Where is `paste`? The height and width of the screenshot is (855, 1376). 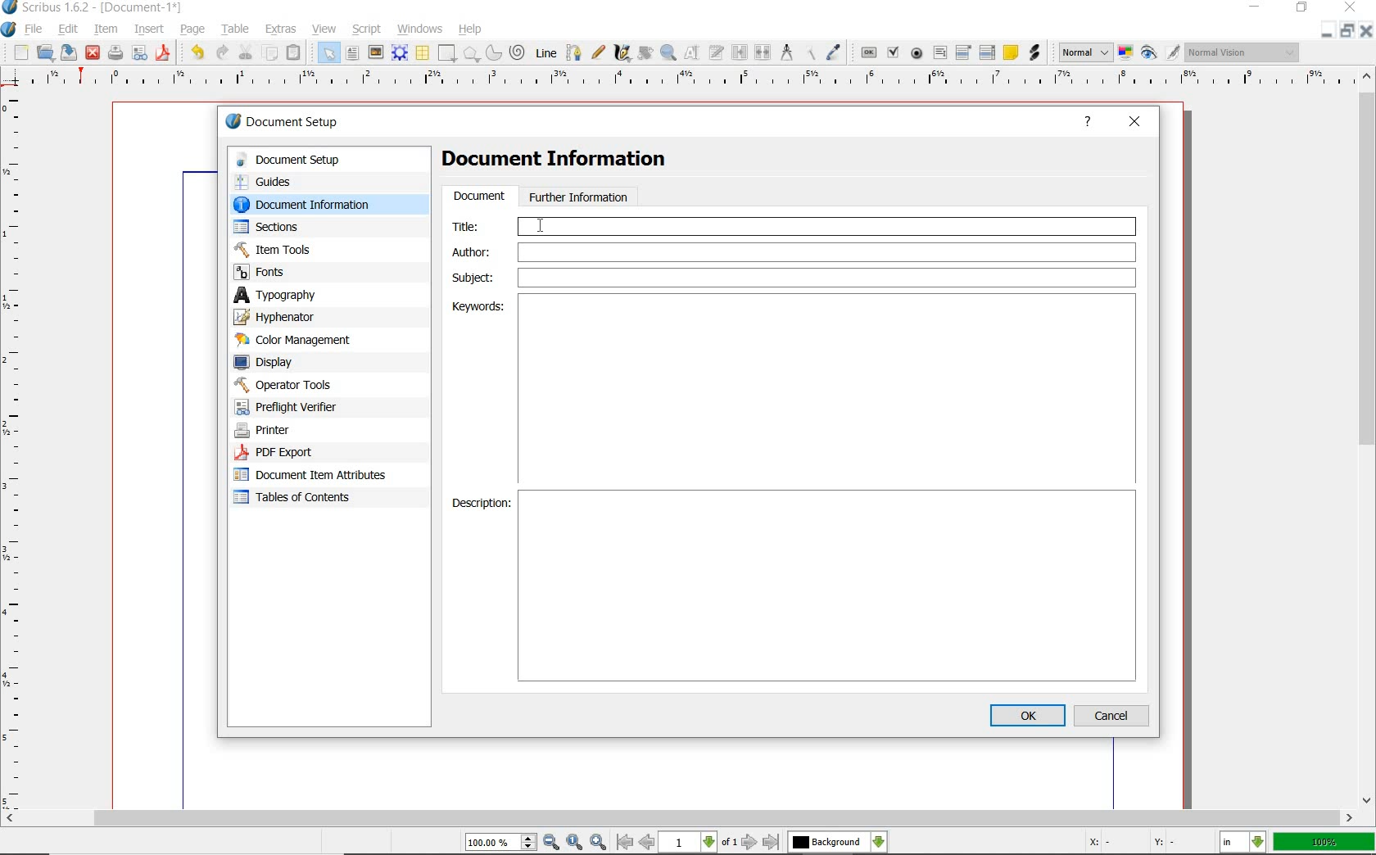
paste is located at coordinates (296, 52).